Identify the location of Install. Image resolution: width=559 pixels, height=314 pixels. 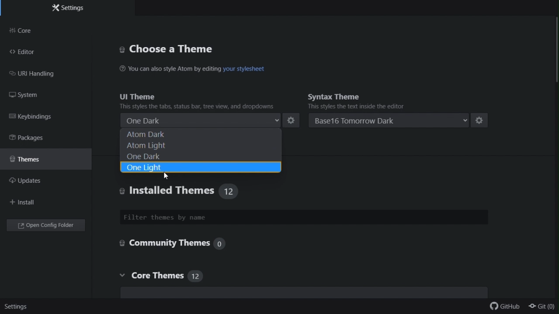
(24, 202).